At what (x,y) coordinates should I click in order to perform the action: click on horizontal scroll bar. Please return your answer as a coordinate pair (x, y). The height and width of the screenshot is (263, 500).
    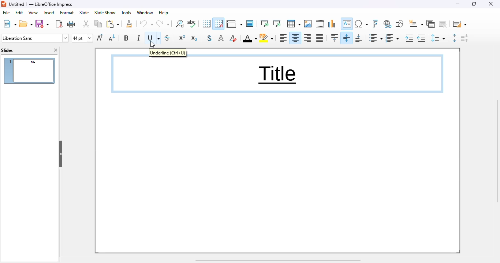
    Looking at the image, I should click on (278, 260).